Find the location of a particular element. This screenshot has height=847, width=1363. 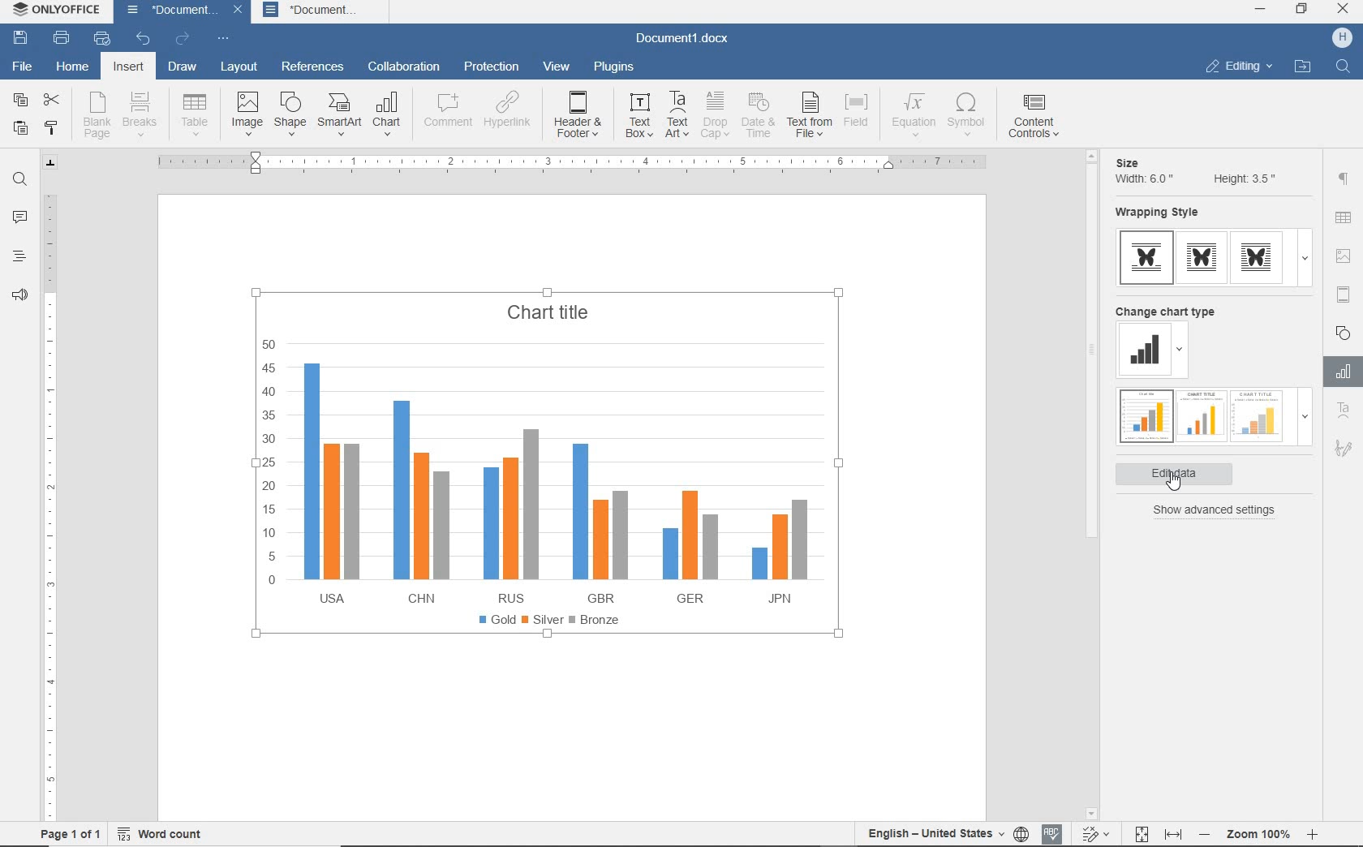

save is located at coordinates (21, 39).